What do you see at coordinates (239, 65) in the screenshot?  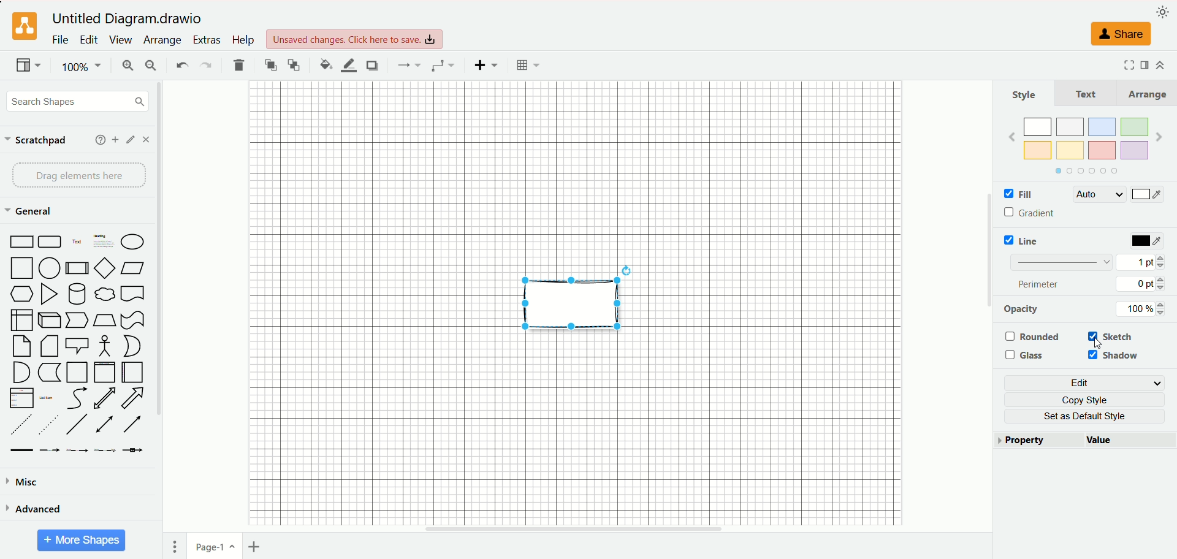 I see `delete` at bounding box center [239, 65].